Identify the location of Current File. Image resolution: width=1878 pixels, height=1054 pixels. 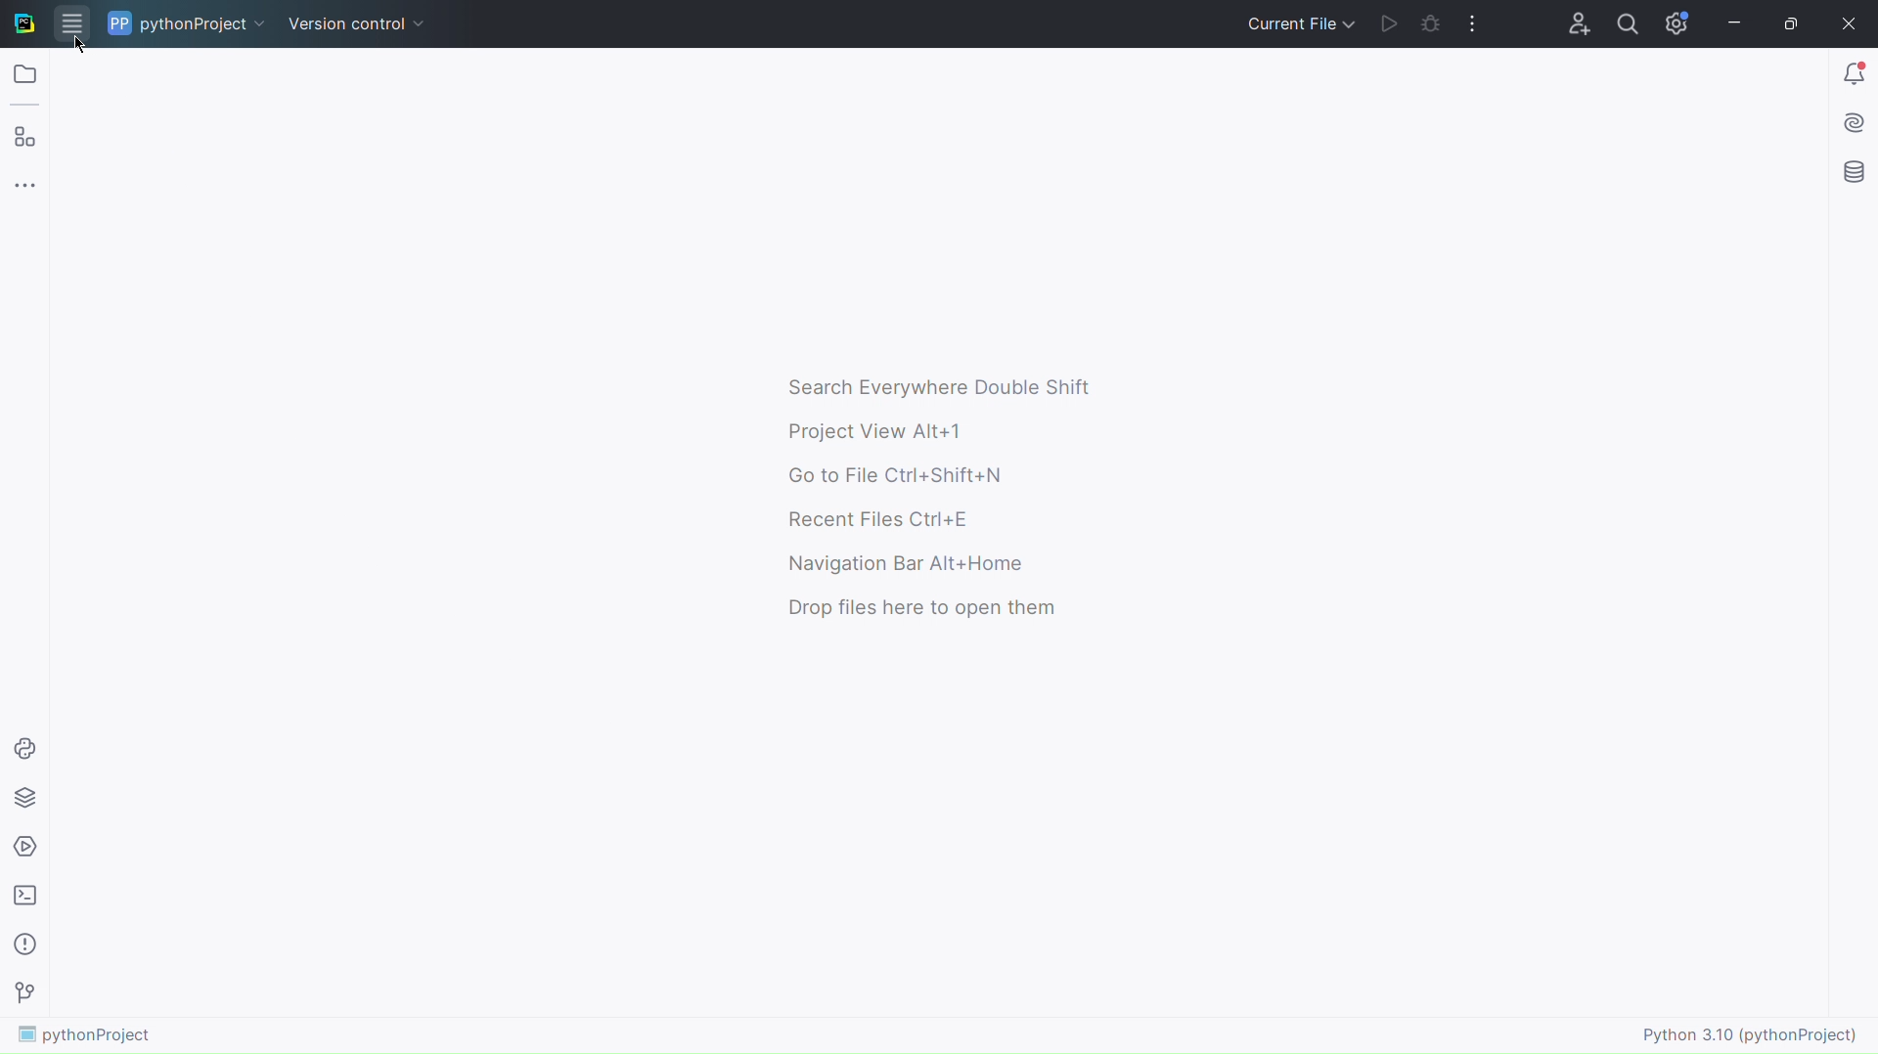
(1297, 23).